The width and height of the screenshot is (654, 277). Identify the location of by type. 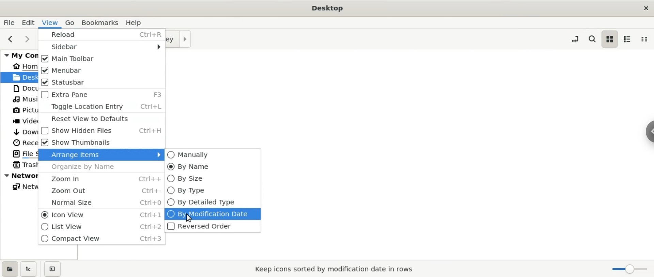
(214, 191).